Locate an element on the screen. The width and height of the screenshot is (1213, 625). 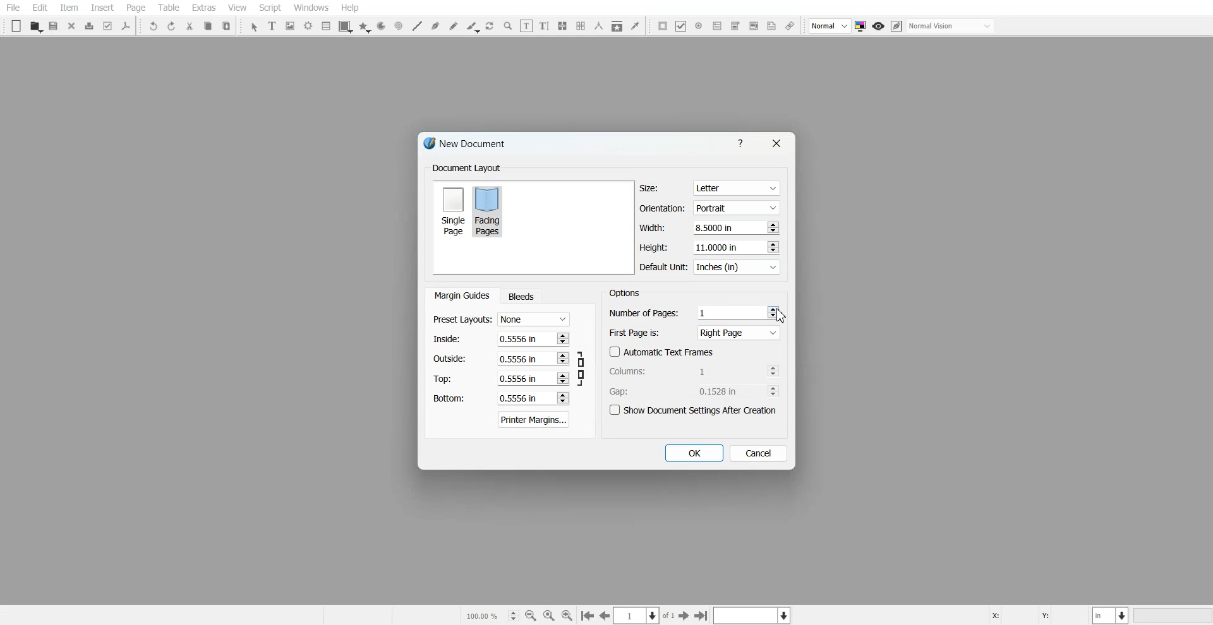
Copy Item Properties is located at coordinates (617, 26).